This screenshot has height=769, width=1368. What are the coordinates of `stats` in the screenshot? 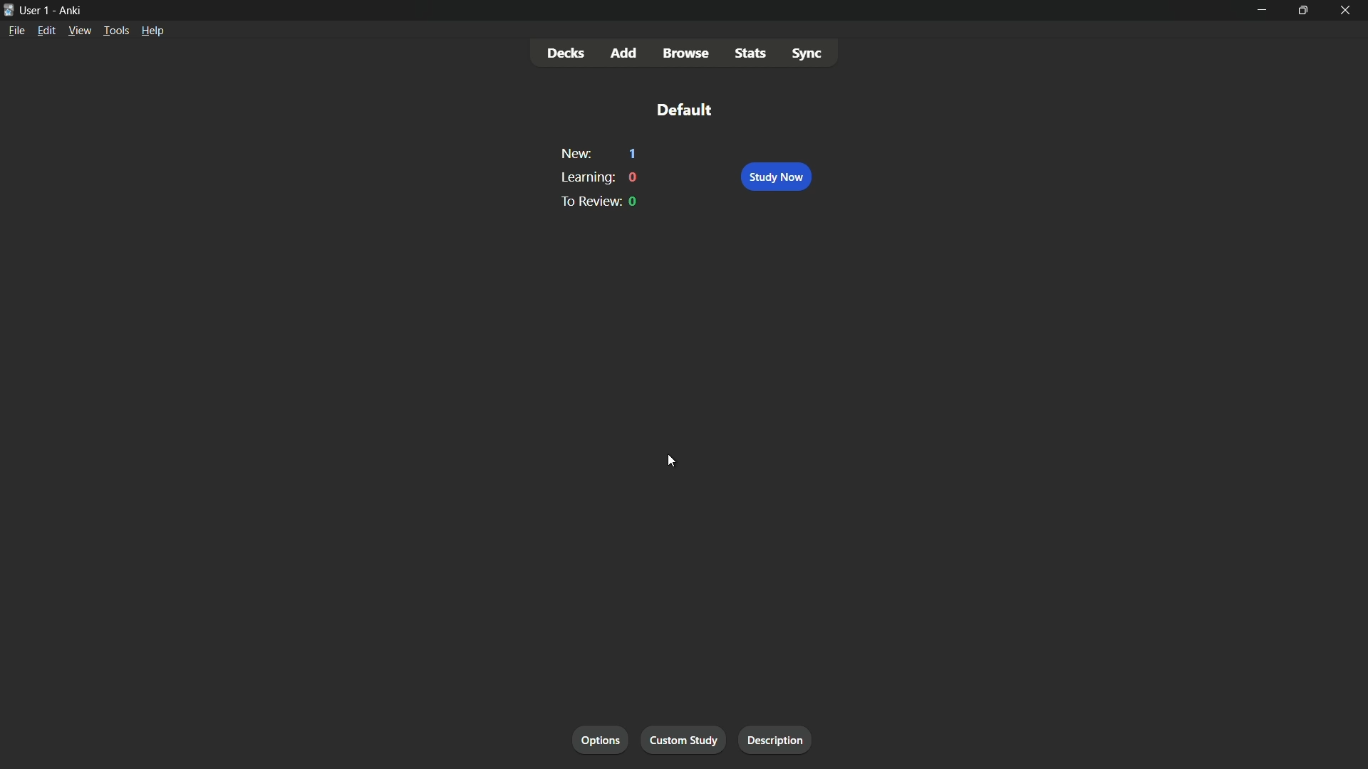 It's located at (750, 54).